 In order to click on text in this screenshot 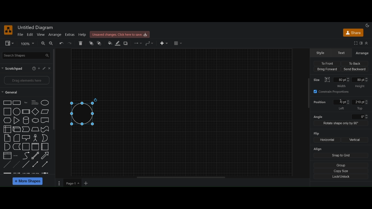, I will do `click(17, 156)`.